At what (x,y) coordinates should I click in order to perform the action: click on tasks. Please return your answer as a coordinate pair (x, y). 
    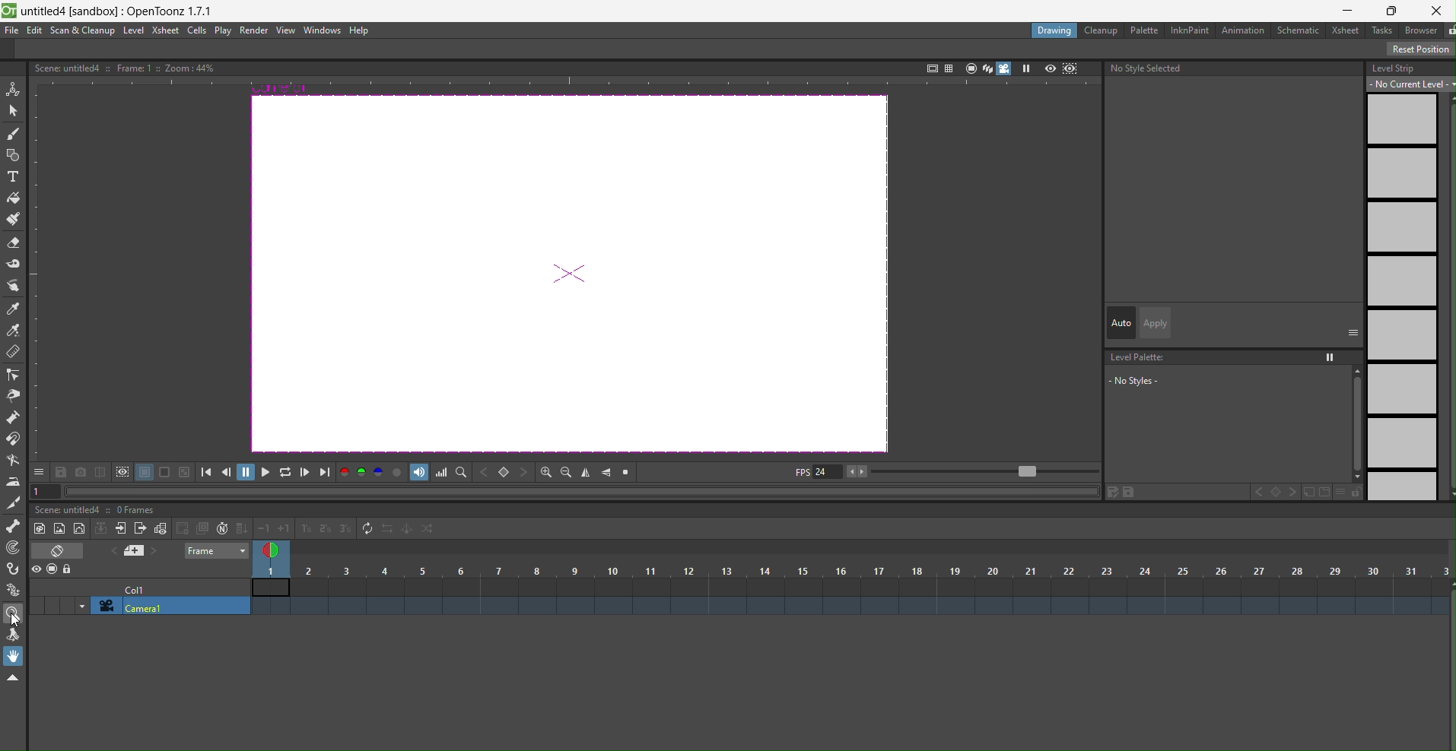
    Looking at the image, I should click on (1384, 31).